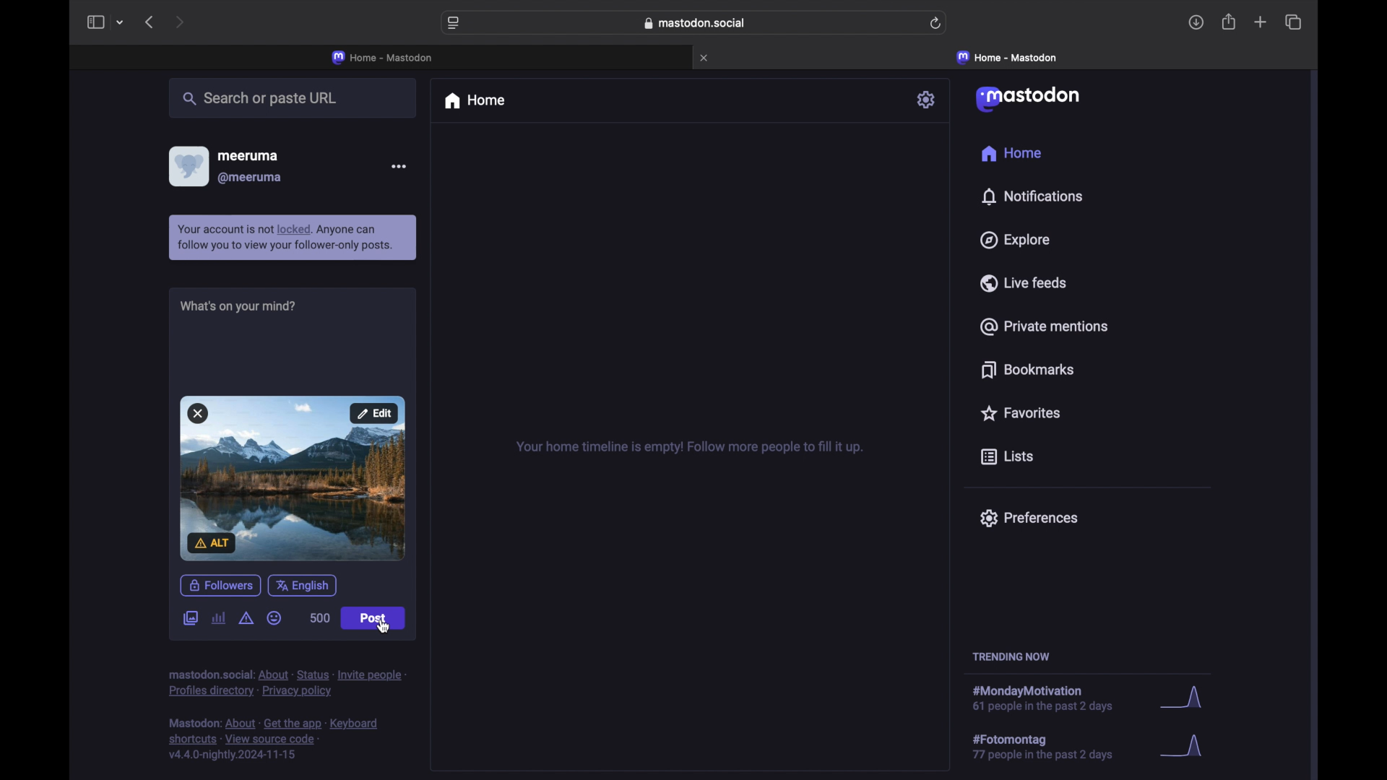 The width and height of the screenshot is (1387, 780). I want to click on hashtag trend, so click(1053, 695).